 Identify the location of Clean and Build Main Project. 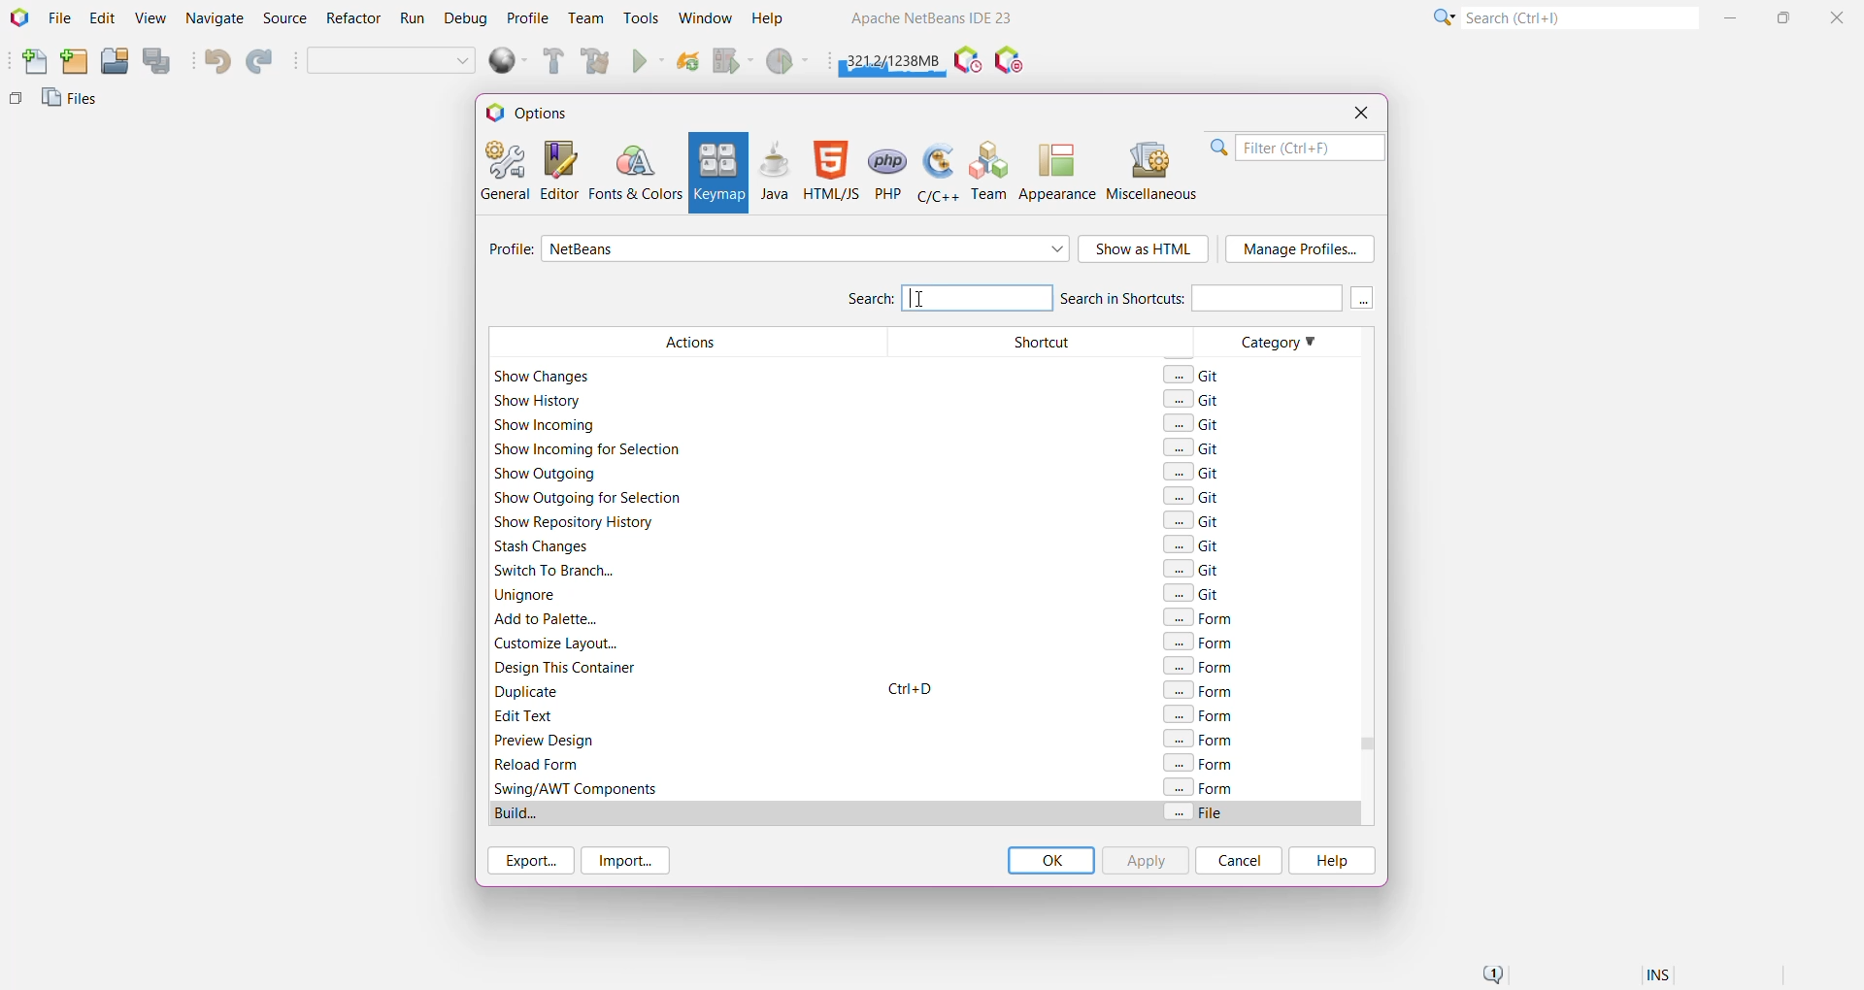
(599, 63).